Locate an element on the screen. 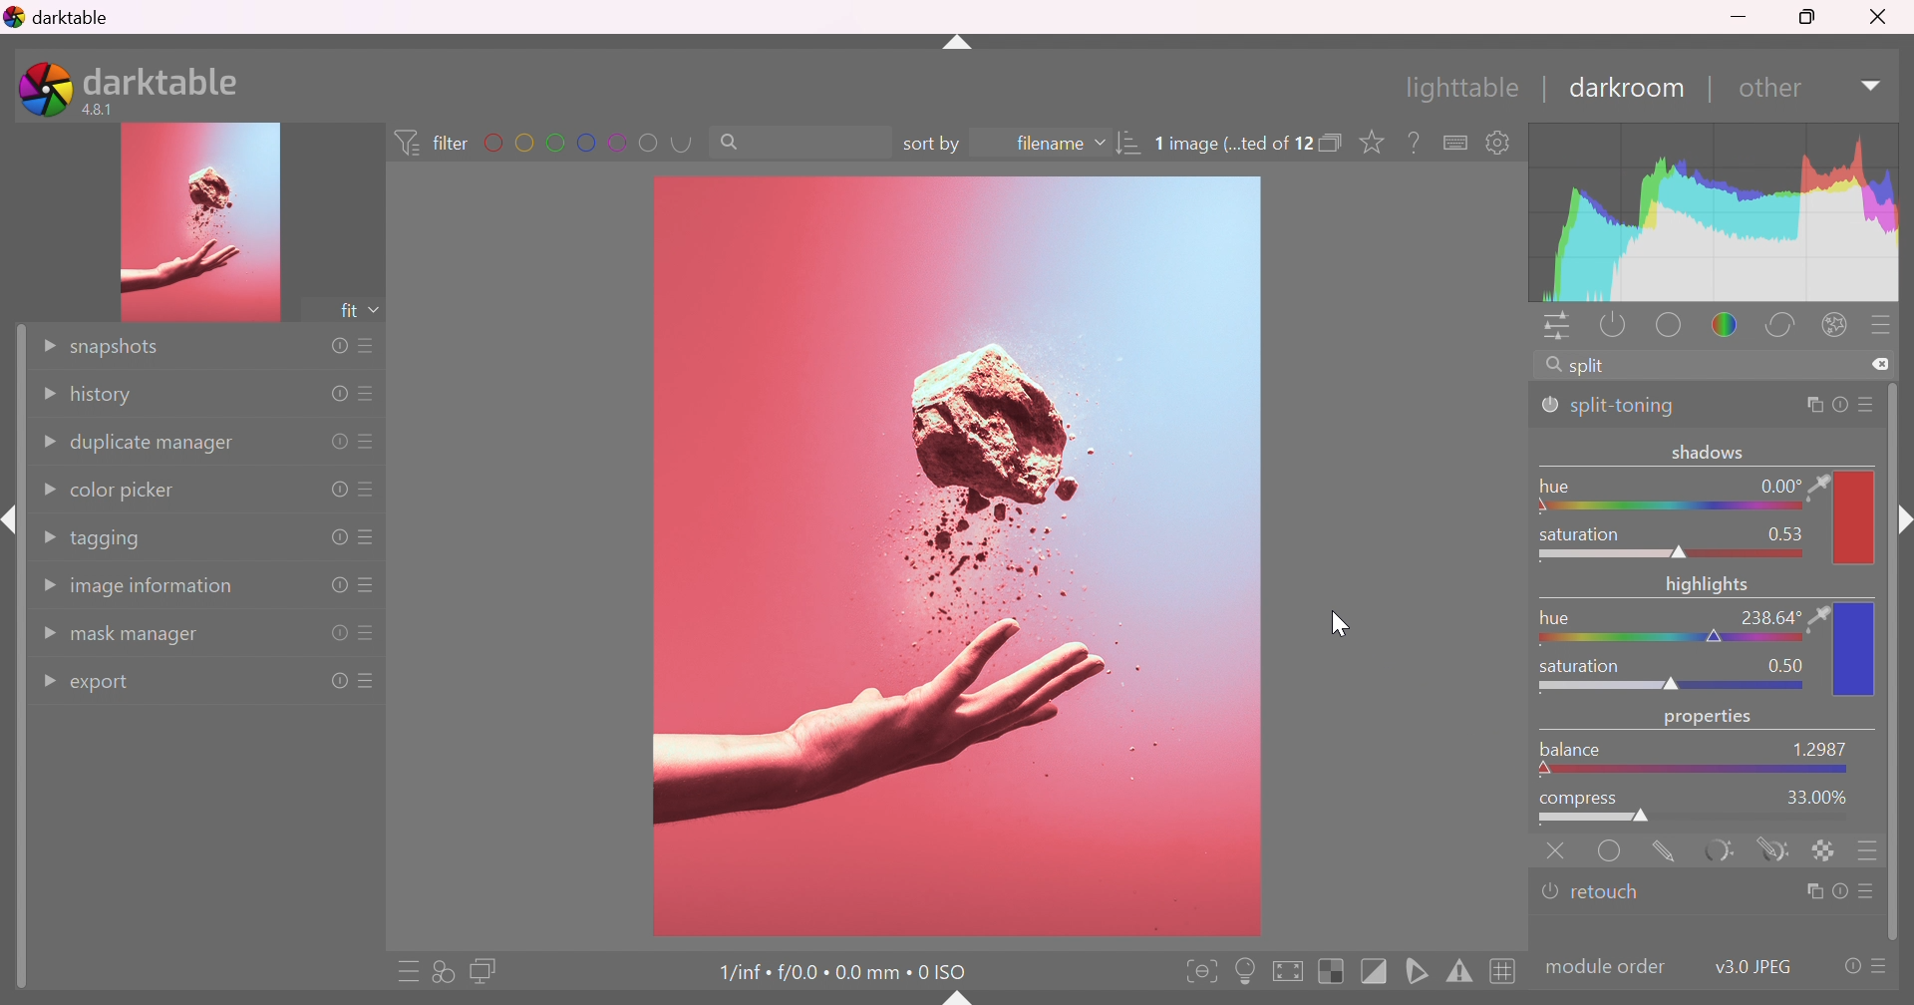 The width and height of the screenshot is (1914, 1005). history is located at coordinates (105, 395).